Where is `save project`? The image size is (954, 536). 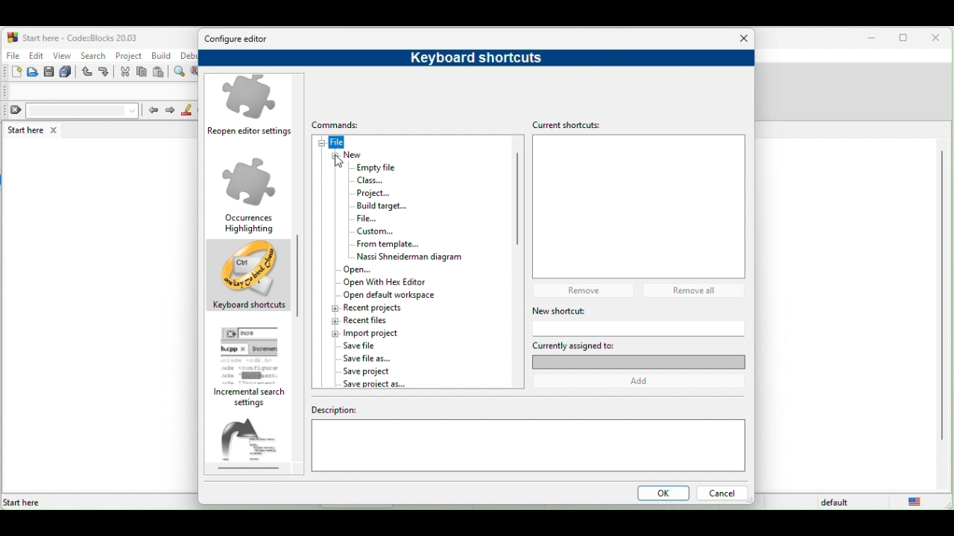
save project is located at coordinates (376, 371).